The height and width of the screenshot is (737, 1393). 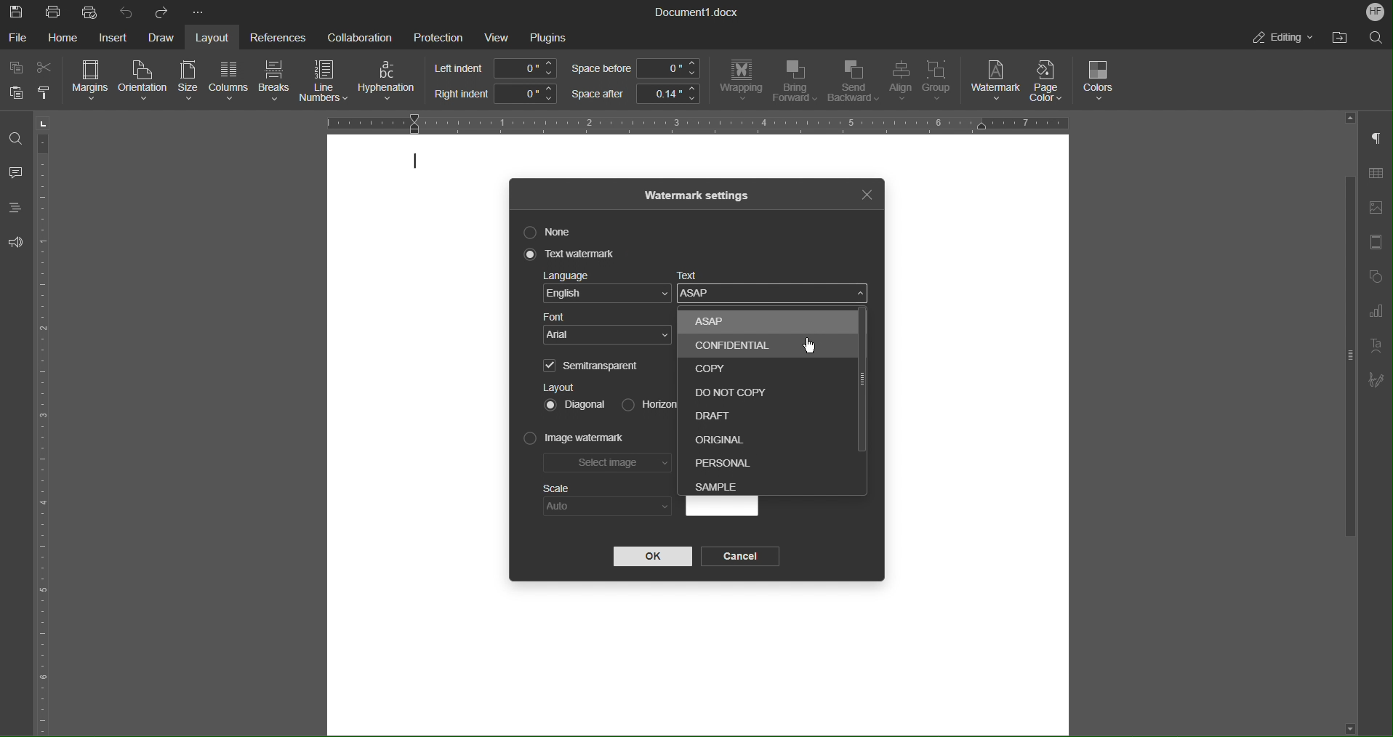 What do you see at coordinates (499, 37) in the screenshot?
I see `View` at bounding box center [499, 37].